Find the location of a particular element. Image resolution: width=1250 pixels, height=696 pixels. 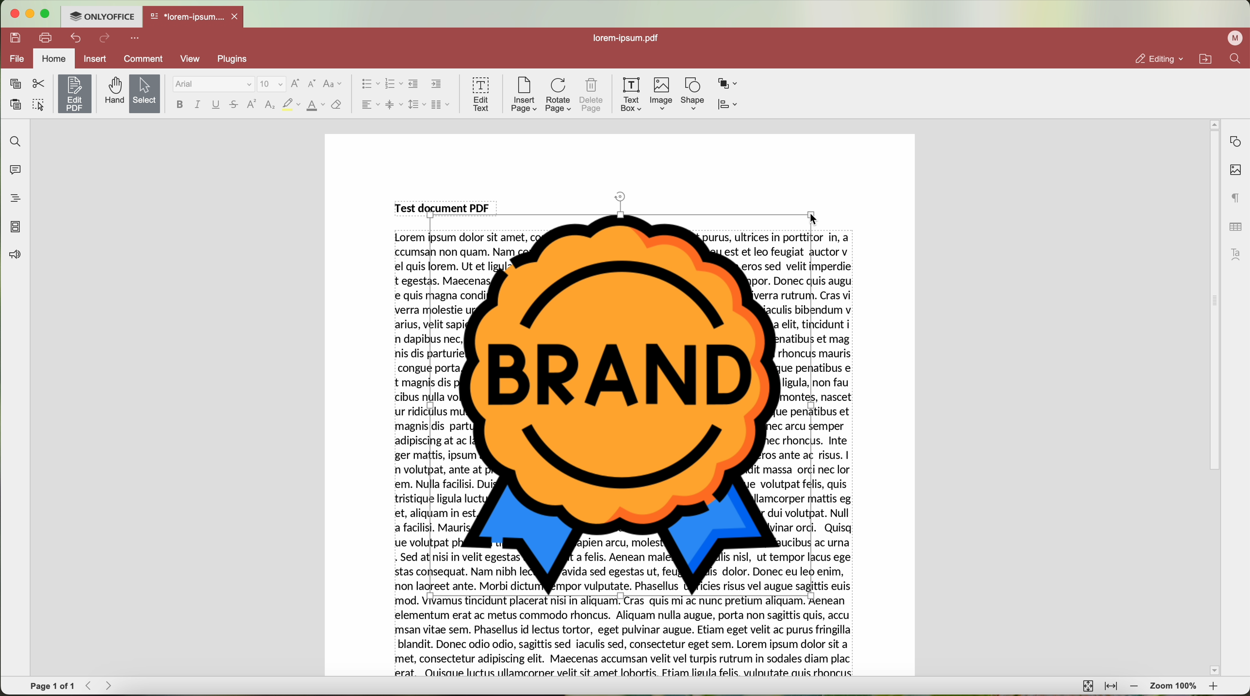

delete page is located at coordinates (592, 97).